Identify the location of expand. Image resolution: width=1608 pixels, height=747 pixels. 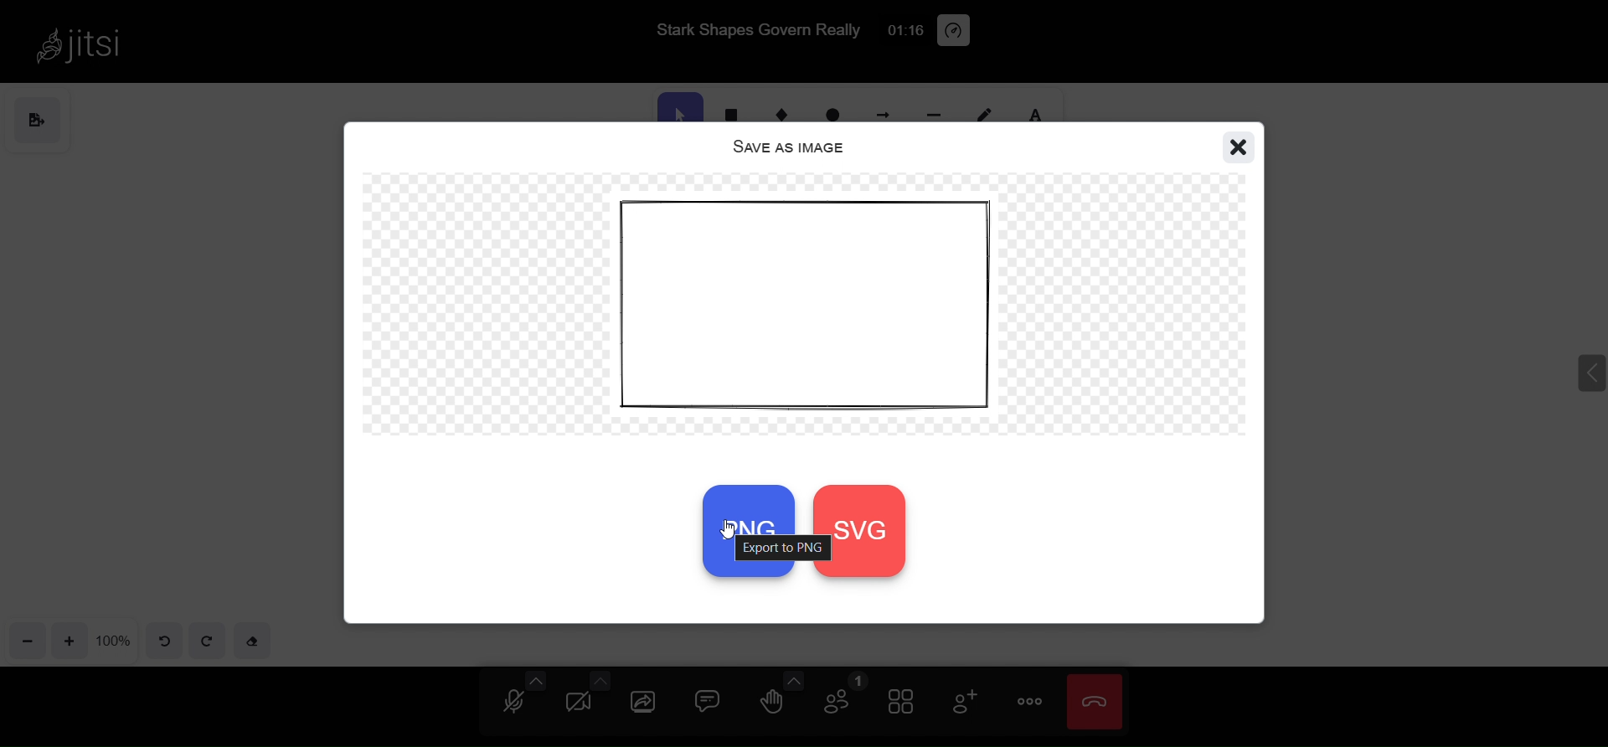
(1580, 364).